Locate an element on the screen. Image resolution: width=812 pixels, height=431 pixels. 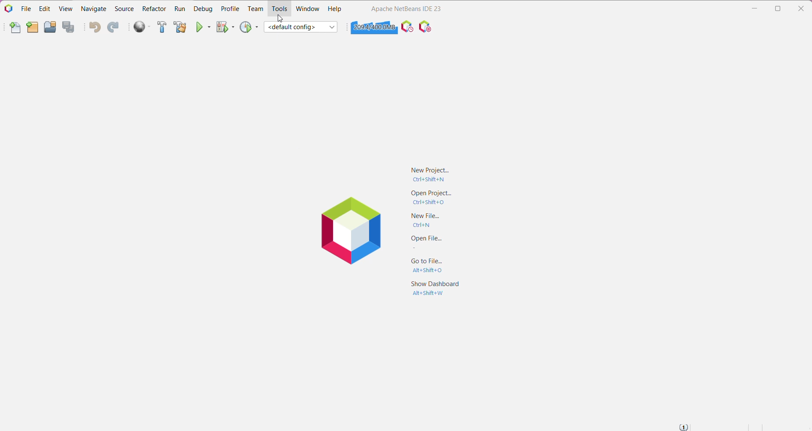
Debug Project is located at coordinates (226, 27).